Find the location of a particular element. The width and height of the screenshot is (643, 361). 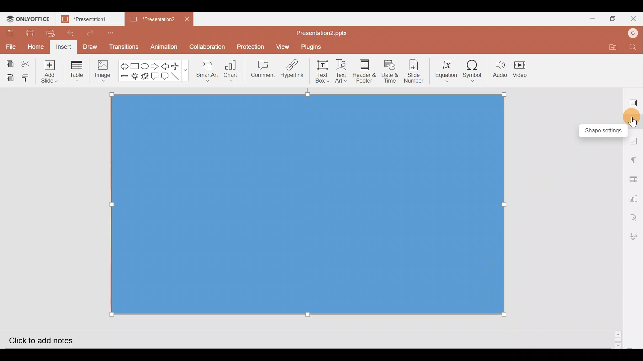

Video is located at coordinates (522, 72).